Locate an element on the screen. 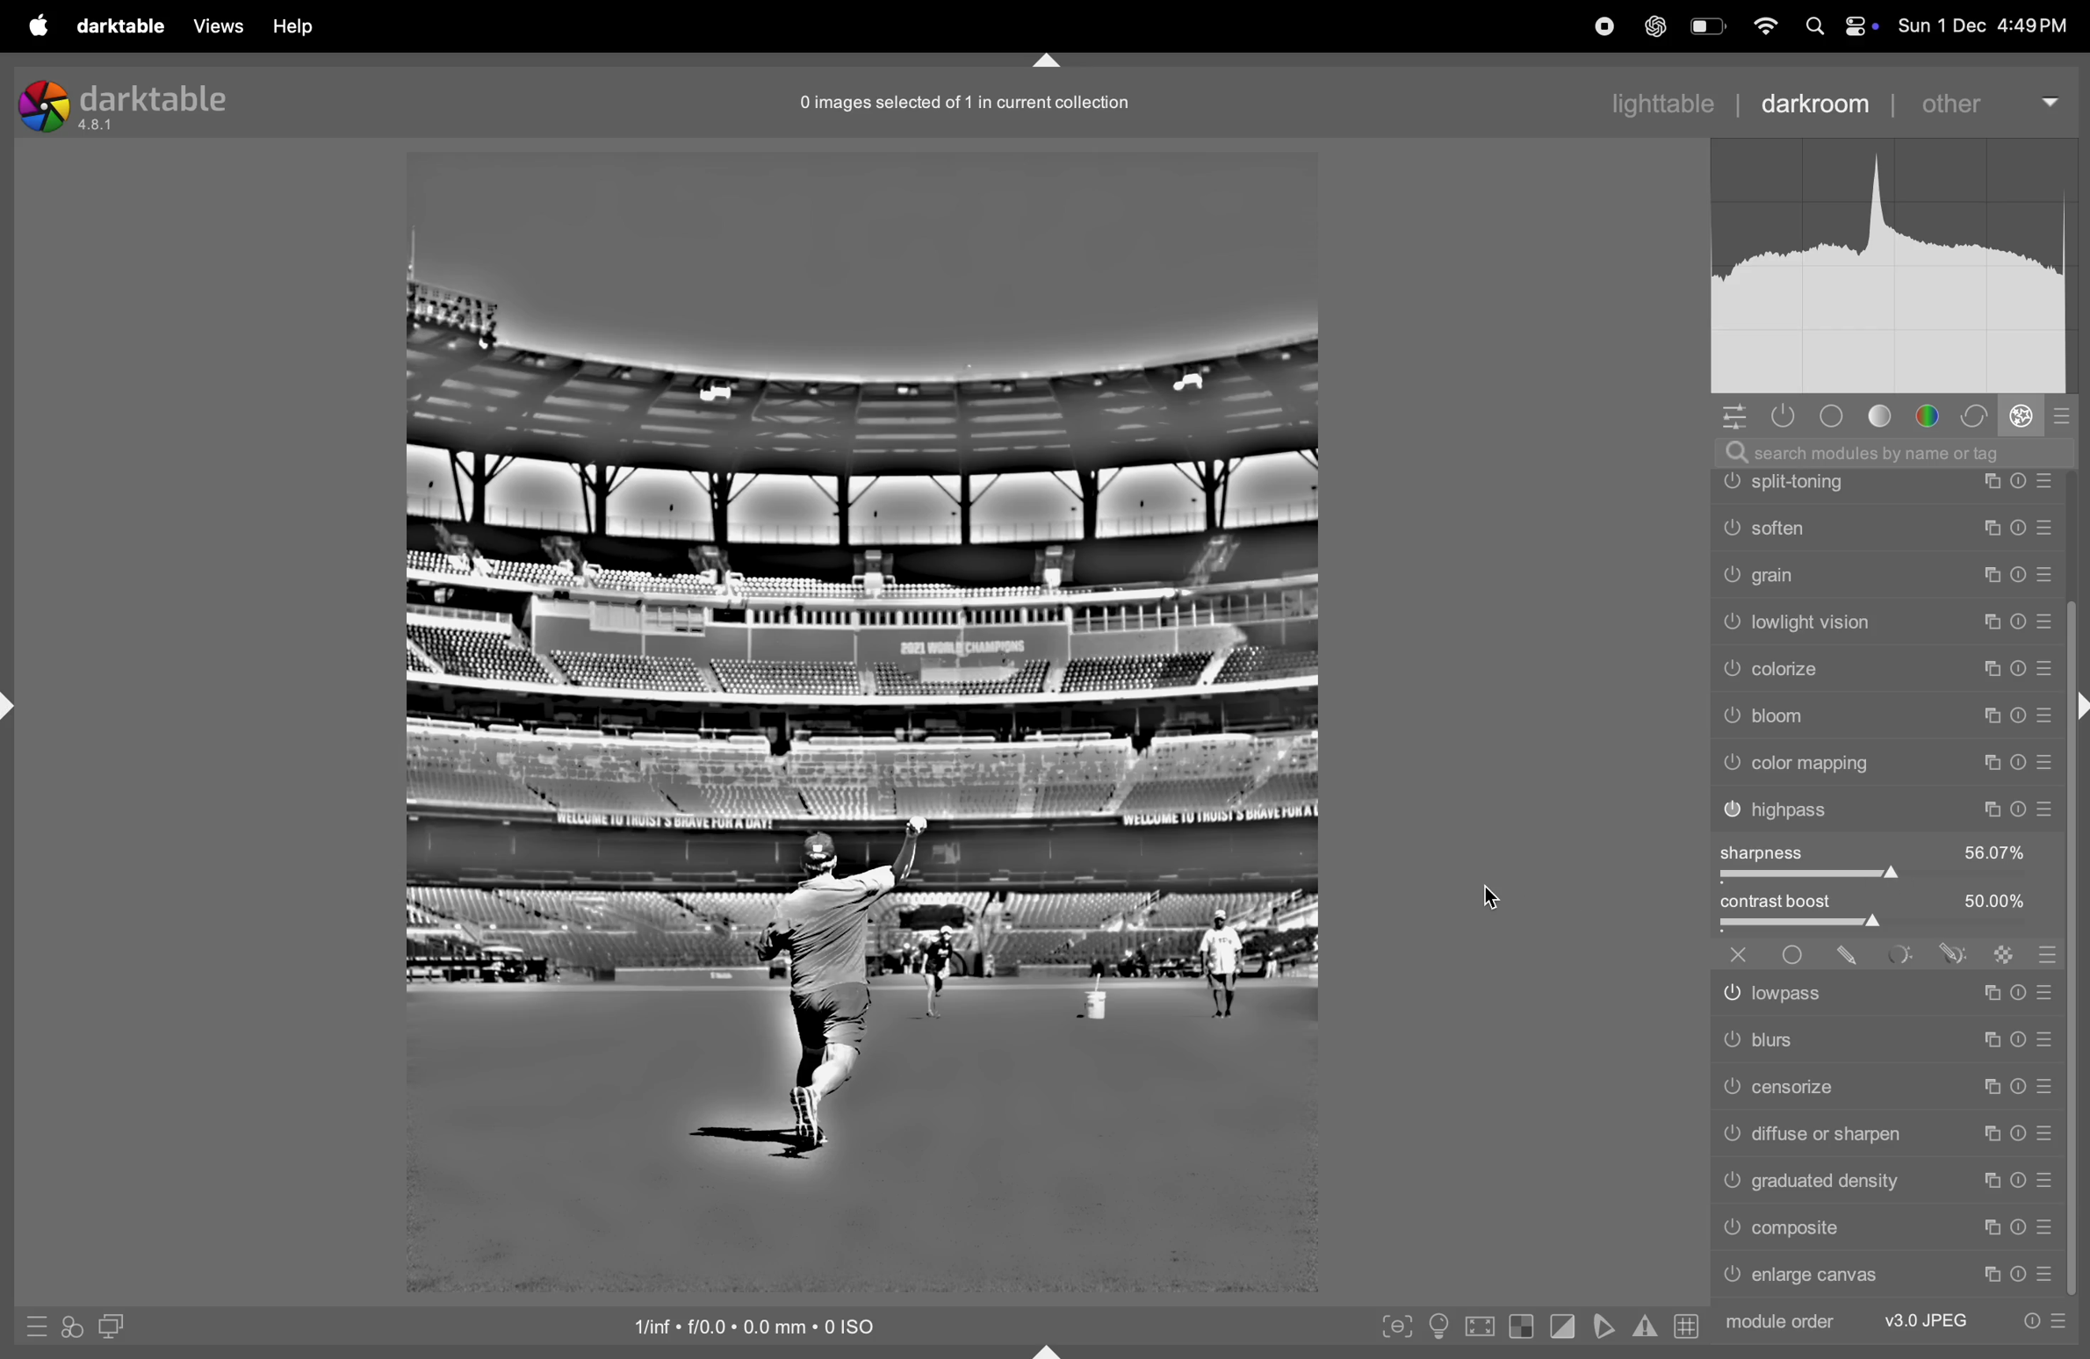 The height and width of the screenshot is (1359, 2090). apple menu is located at coordinates (33, 25).